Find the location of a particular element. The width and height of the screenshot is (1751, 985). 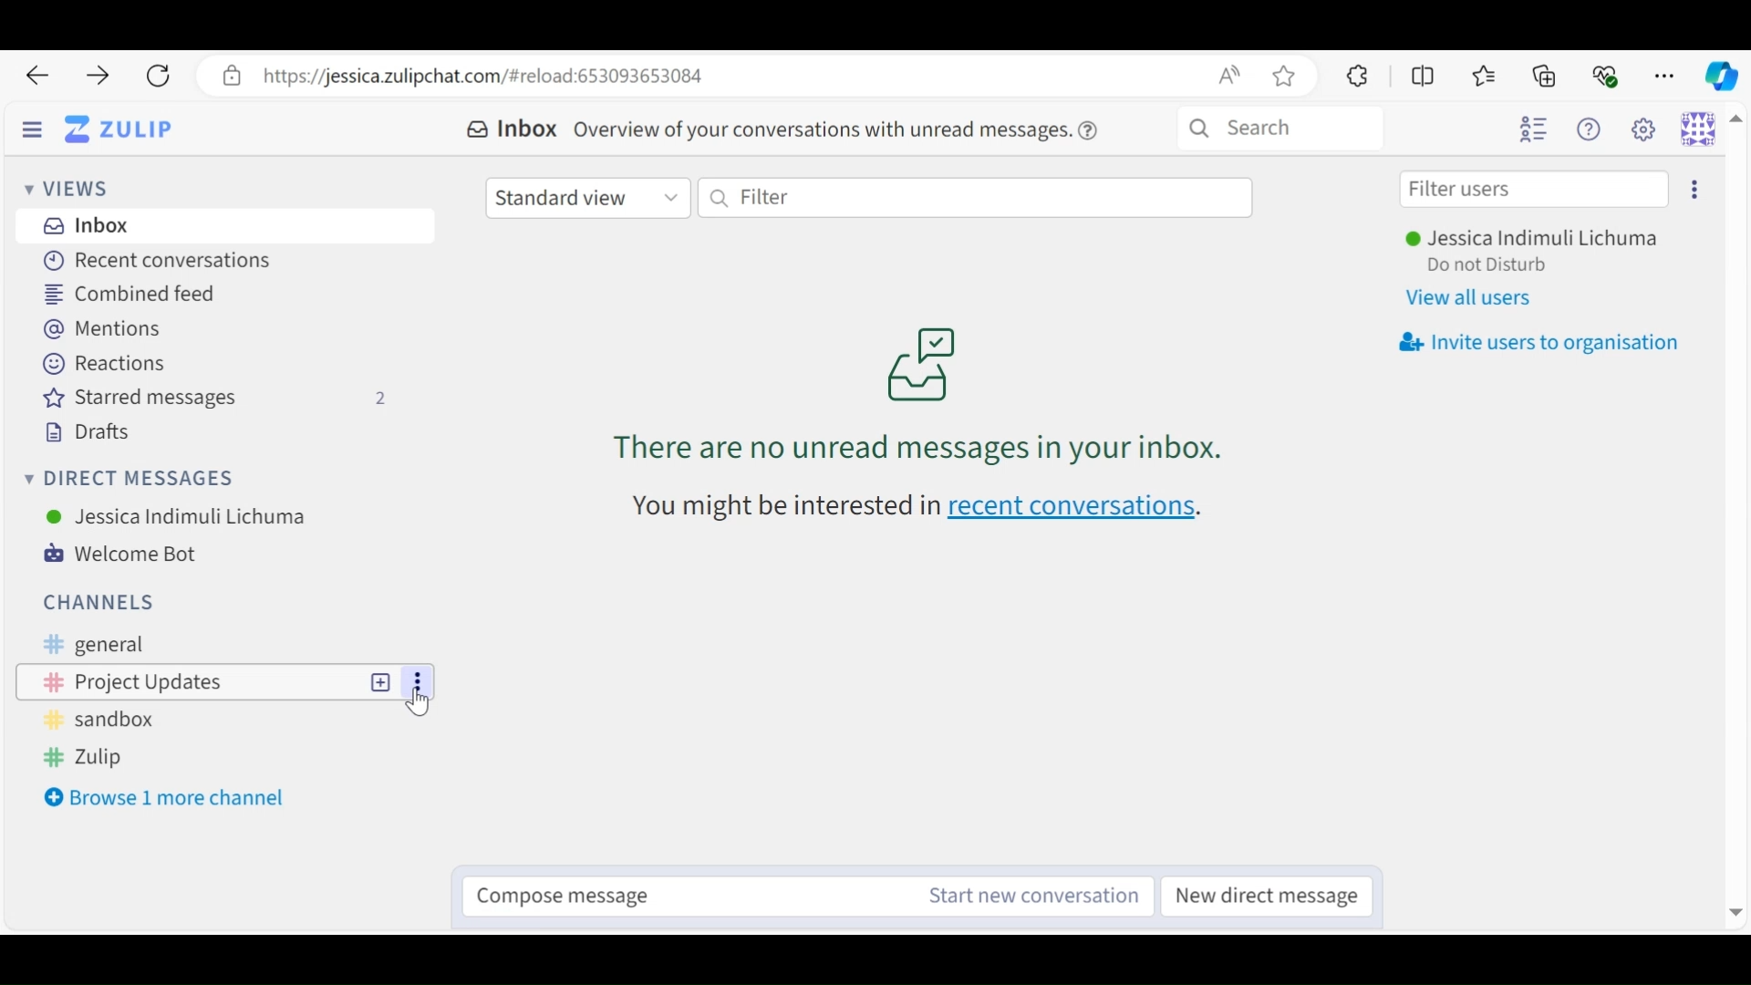

Reactions is located at coordinates (100, 363).